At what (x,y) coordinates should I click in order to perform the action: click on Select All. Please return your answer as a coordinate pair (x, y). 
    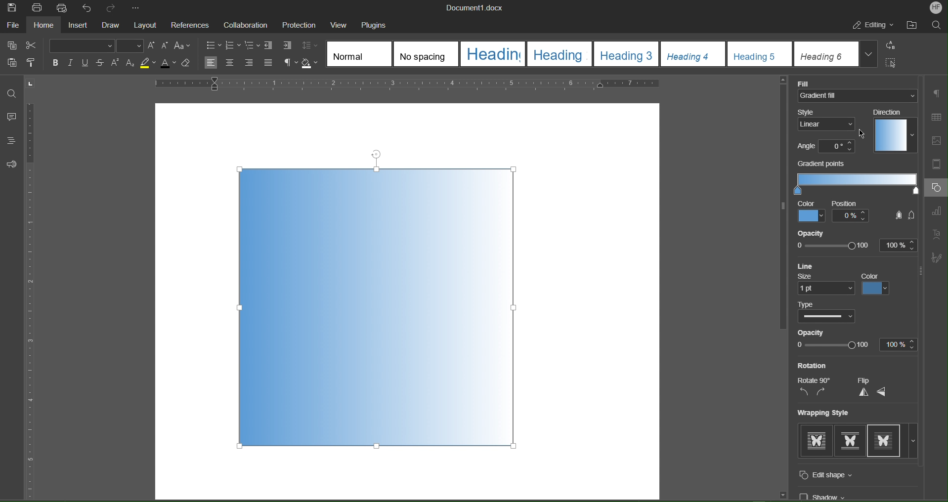
    Looking at the image, I should click on (892, 62).